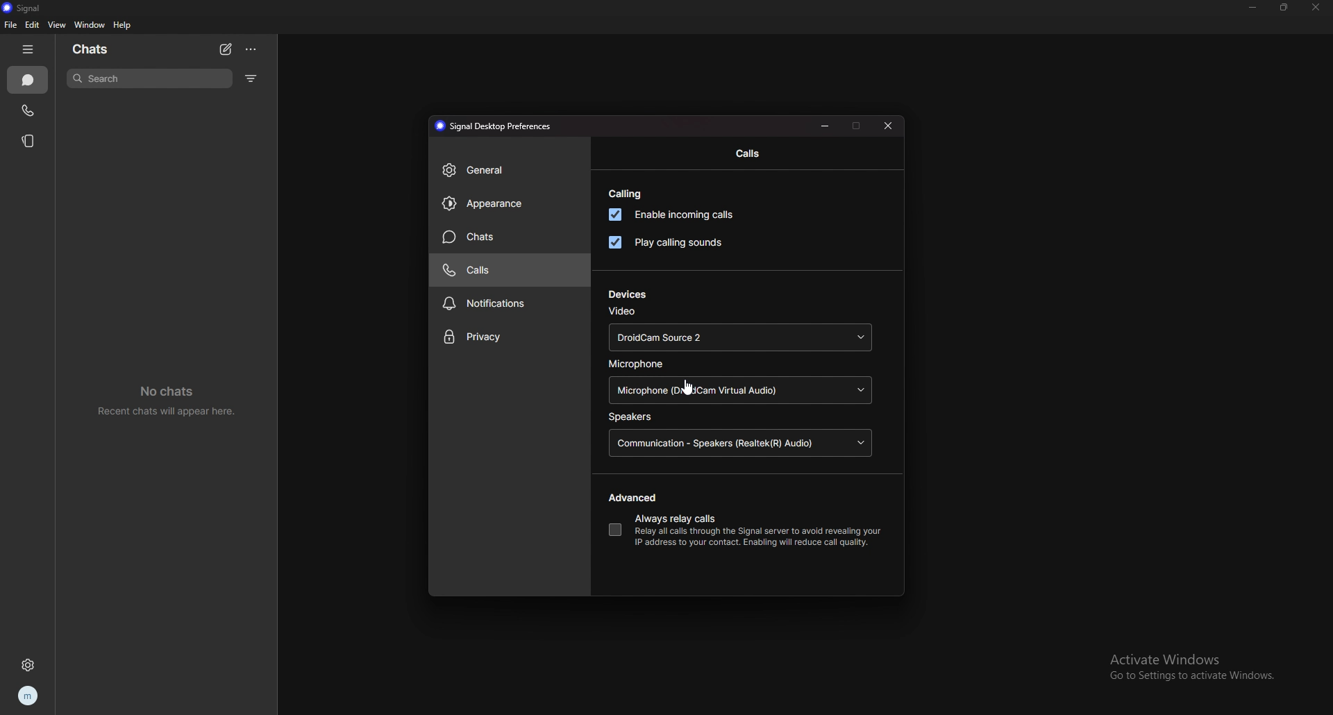  What do you see at coordinates (510, 338) in the screenshot?
I see `priavcy` at bounding box center [510, 338].